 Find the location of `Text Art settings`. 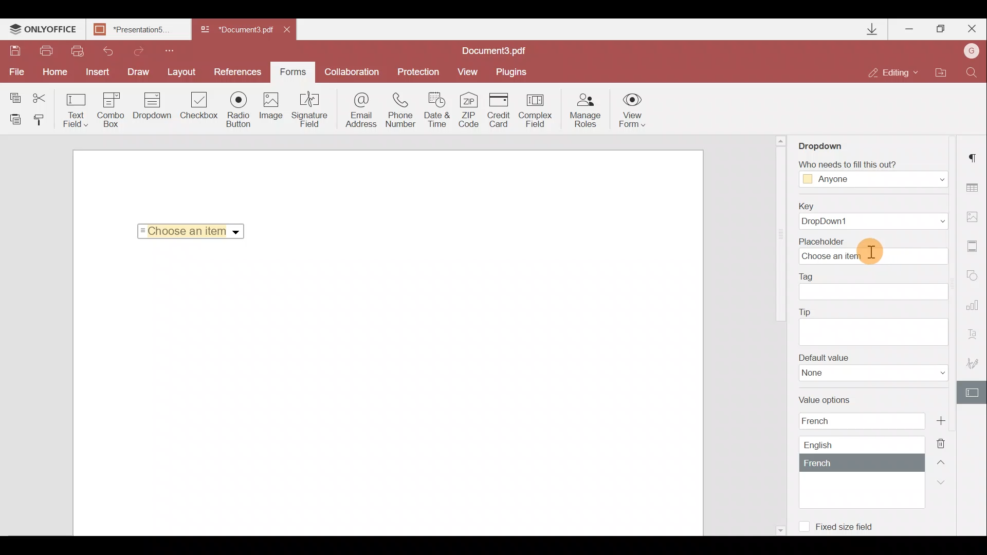

Text Art settings is located at coordinates (975, 337).